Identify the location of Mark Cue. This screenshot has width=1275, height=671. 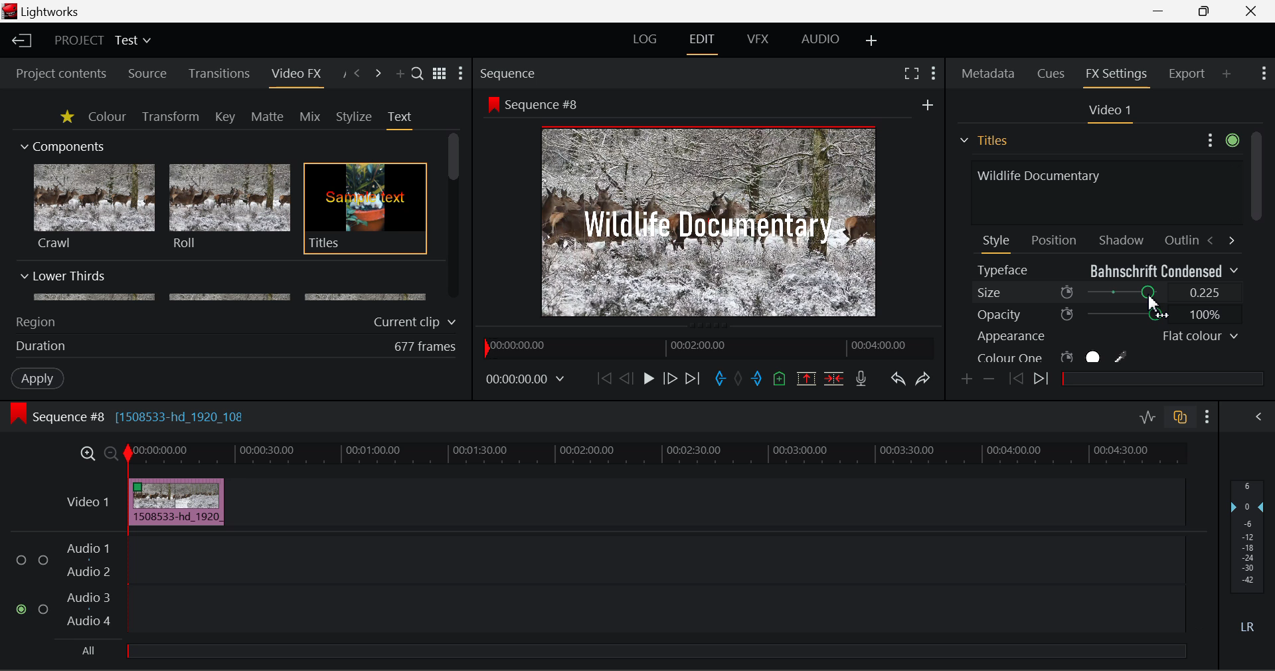
(781, 380).